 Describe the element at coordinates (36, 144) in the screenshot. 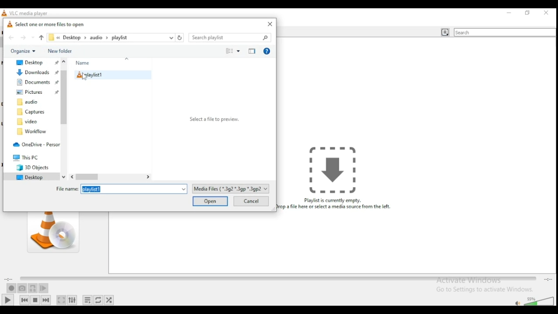

I see `one drive` at that location.